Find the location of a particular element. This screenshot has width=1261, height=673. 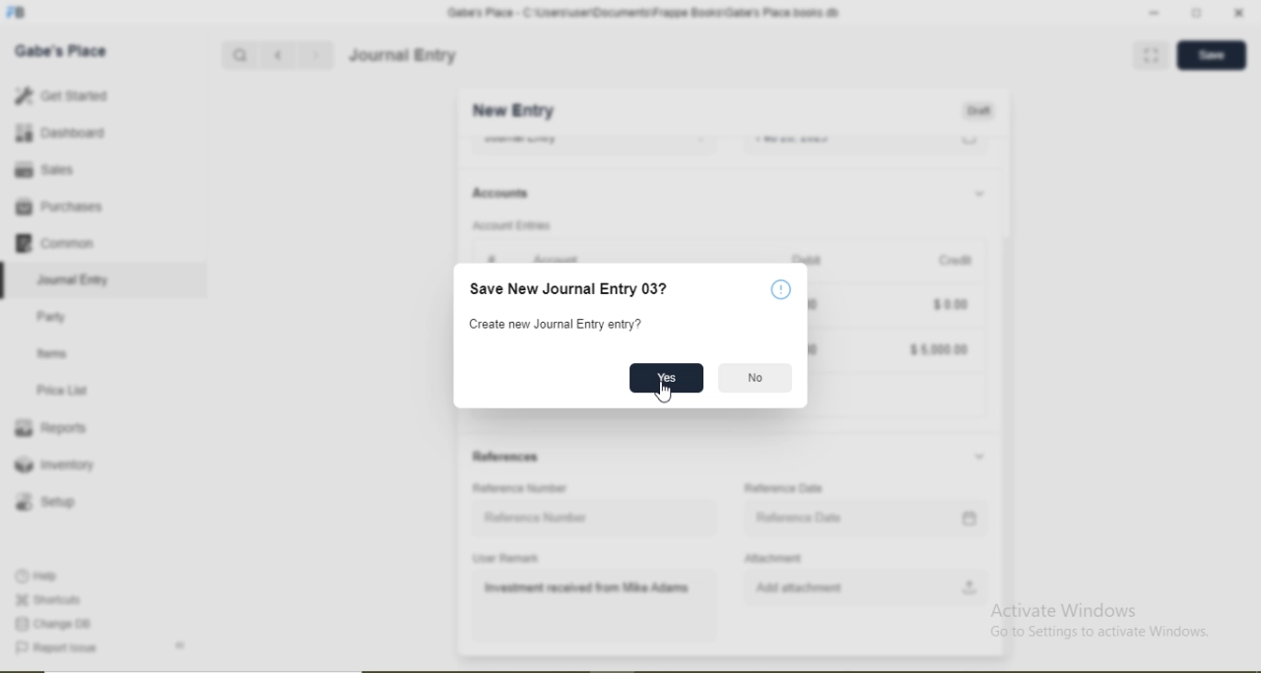

Reference Number is located at coordinates (519, 488).